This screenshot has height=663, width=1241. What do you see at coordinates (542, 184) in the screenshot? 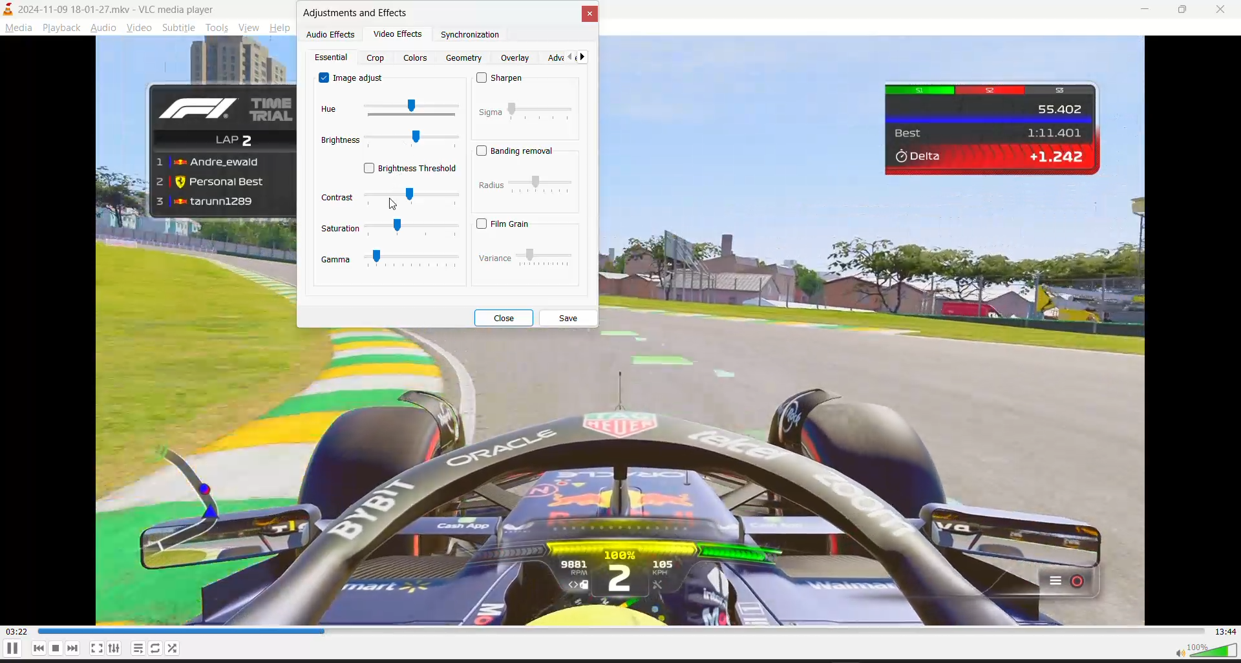
I see `radius slider` at bounding box center [542, 184].